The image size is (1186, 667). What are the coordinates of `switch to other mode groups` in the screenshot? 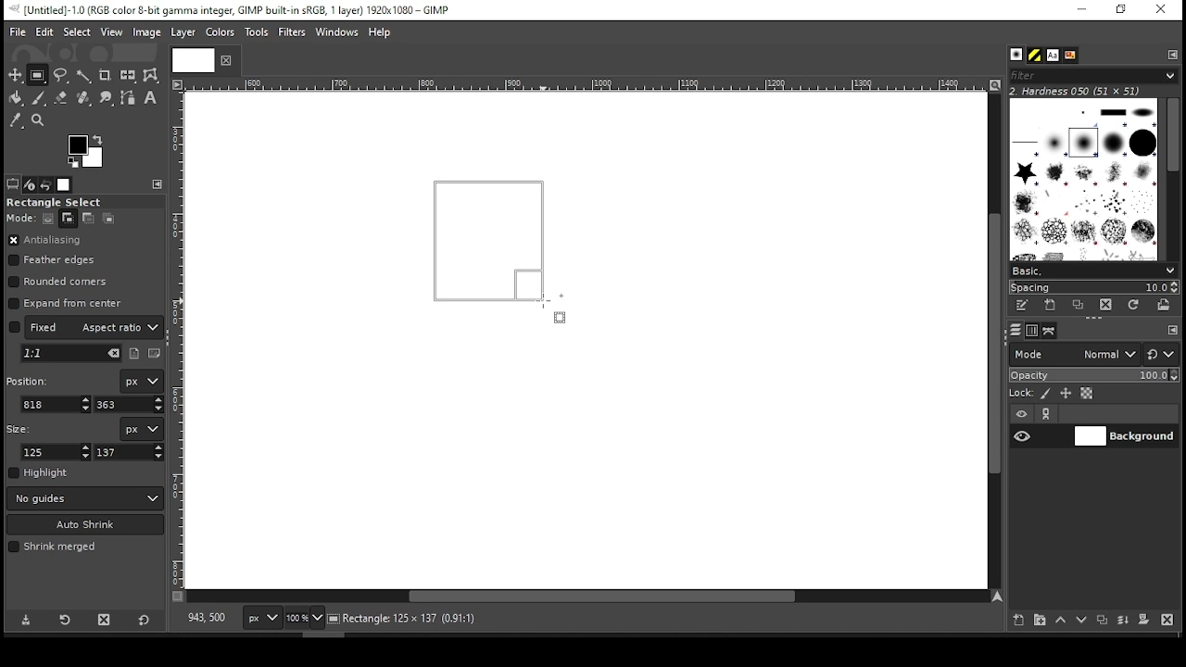 It's located at (1160, 356).